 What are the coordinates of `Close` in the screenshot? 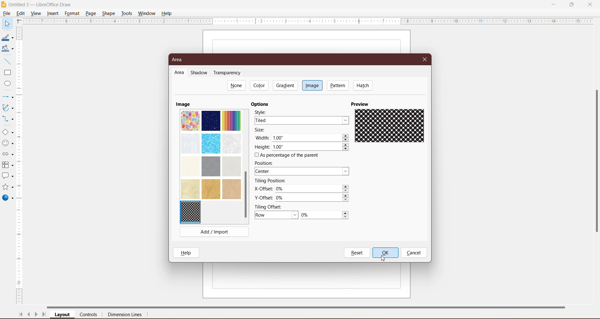 It's located at (425, 59).